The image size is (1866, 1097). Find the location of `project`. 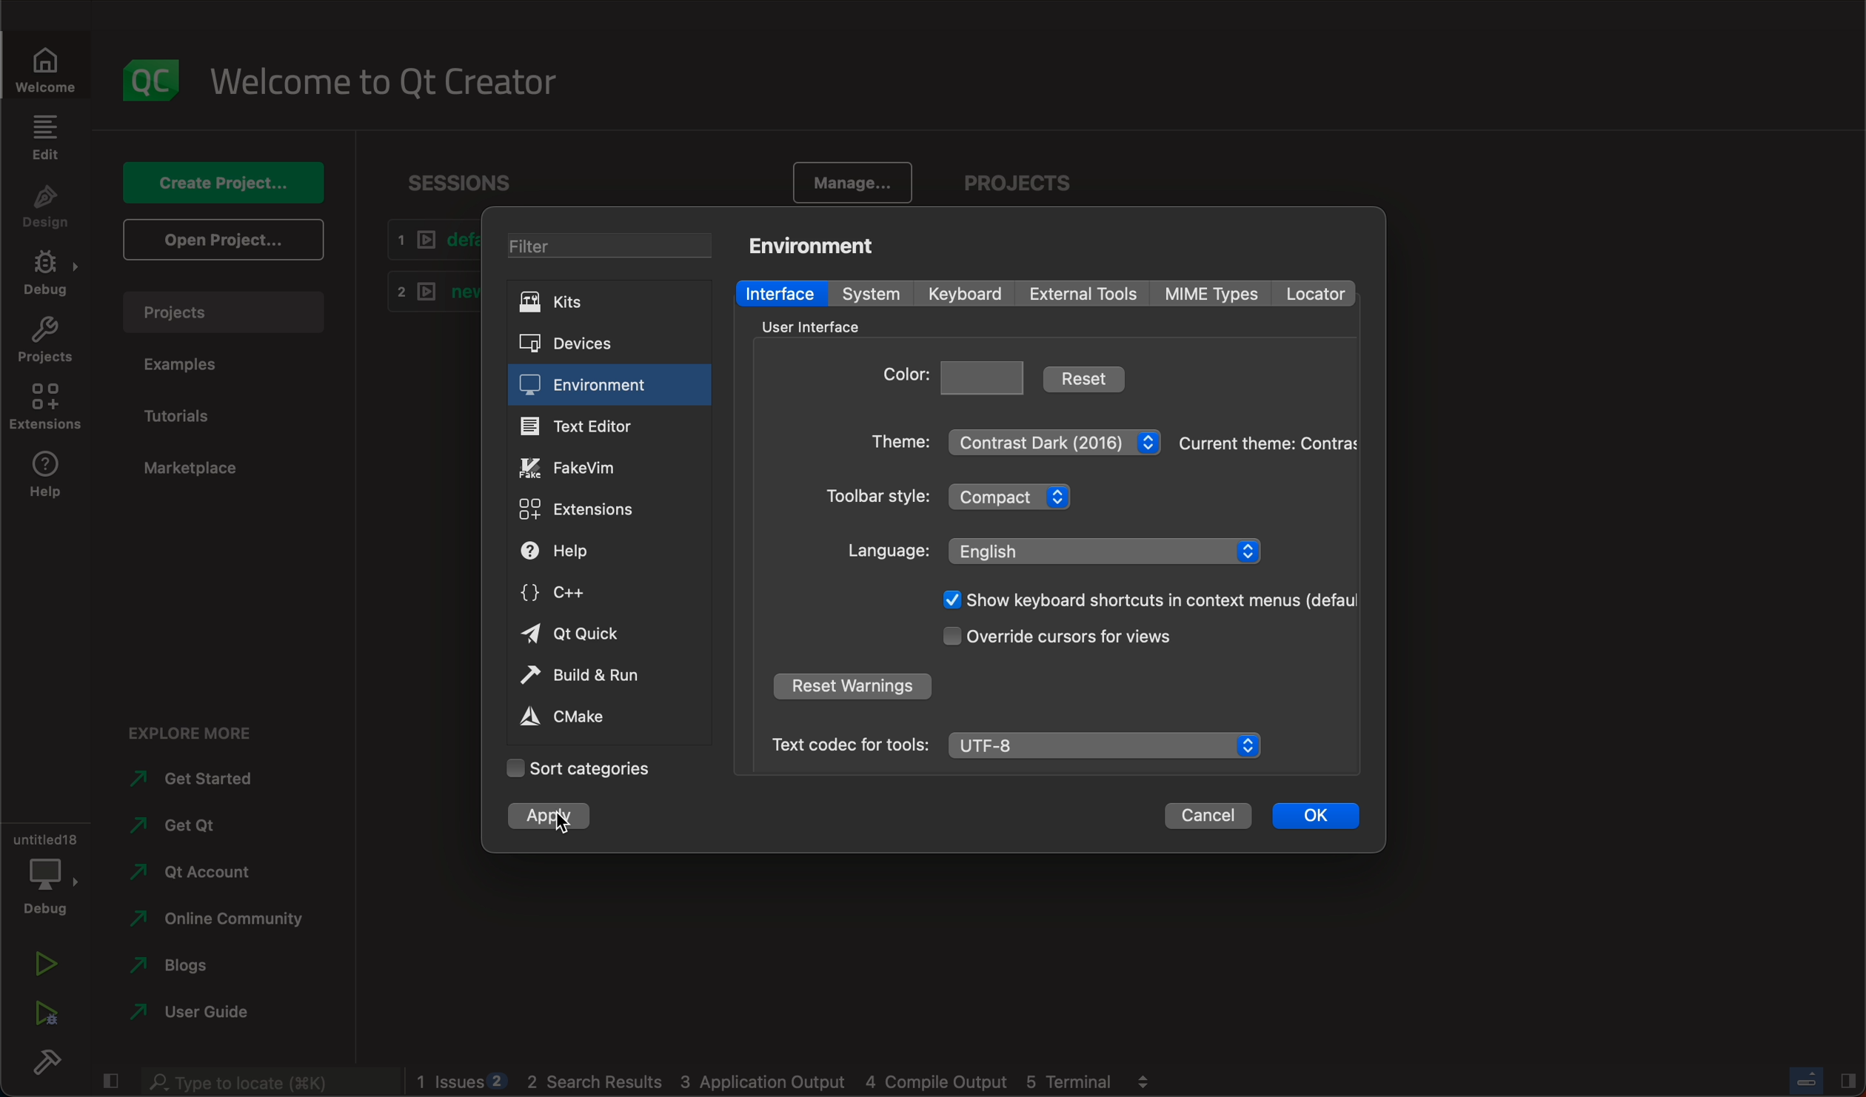

project is located at coordinates (226, 317).